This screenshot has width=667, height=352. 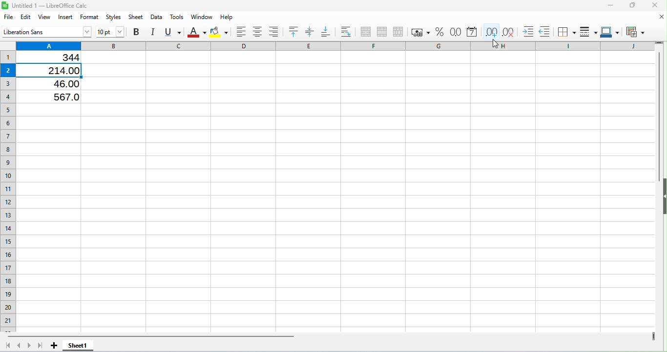 I want to click on Merge cells, so click(x=381, y=31).